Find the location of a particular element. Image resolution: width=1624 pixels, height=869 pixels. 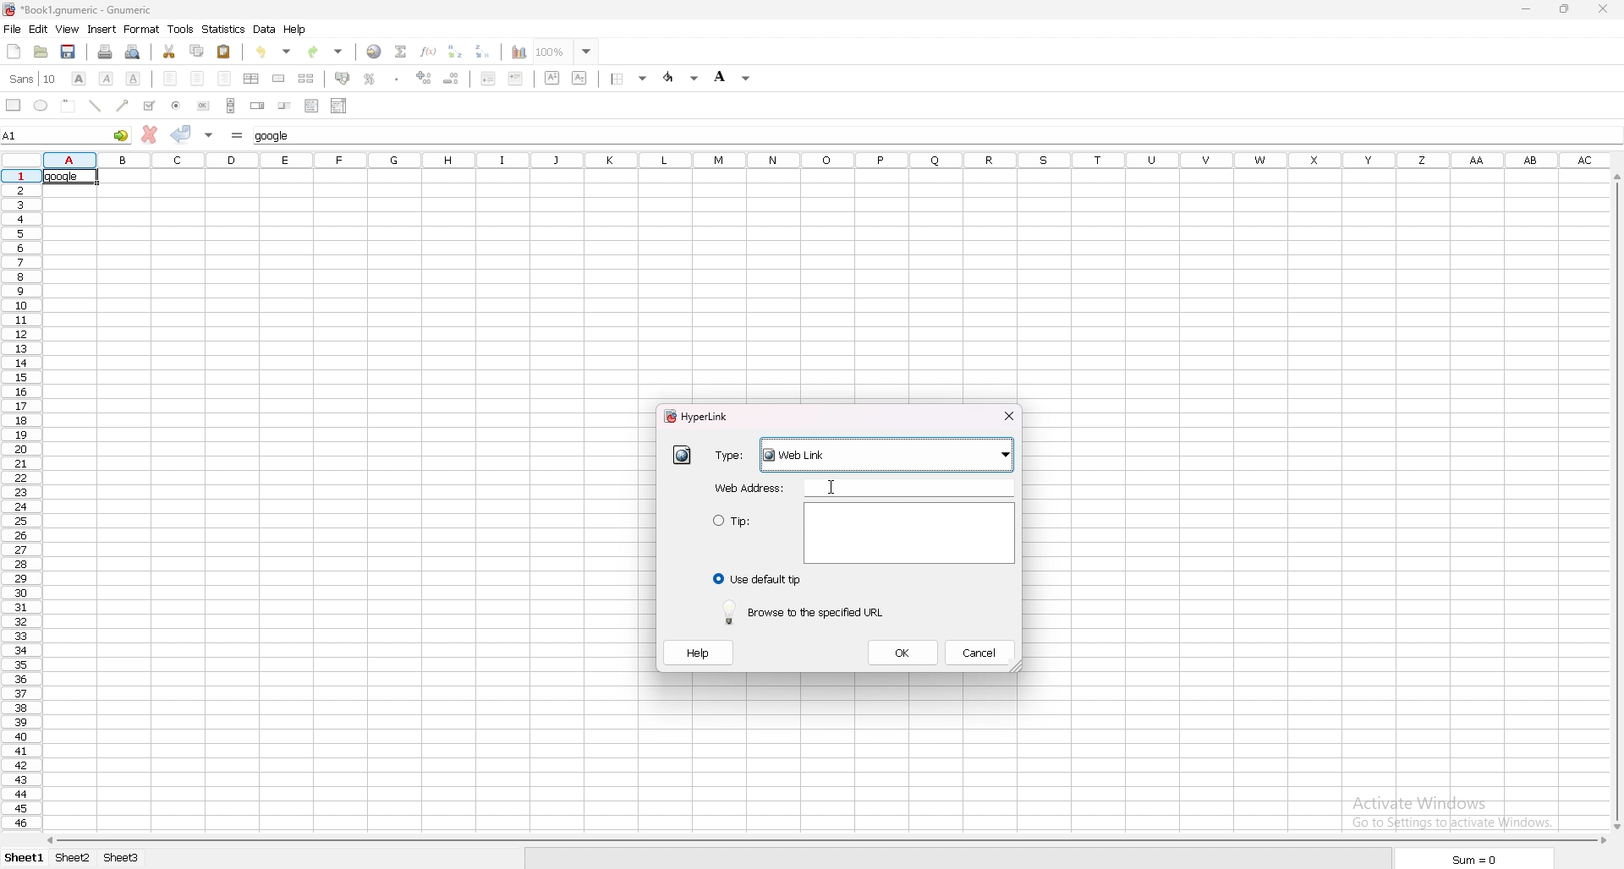

accounting is located at coordinates (343, 77).